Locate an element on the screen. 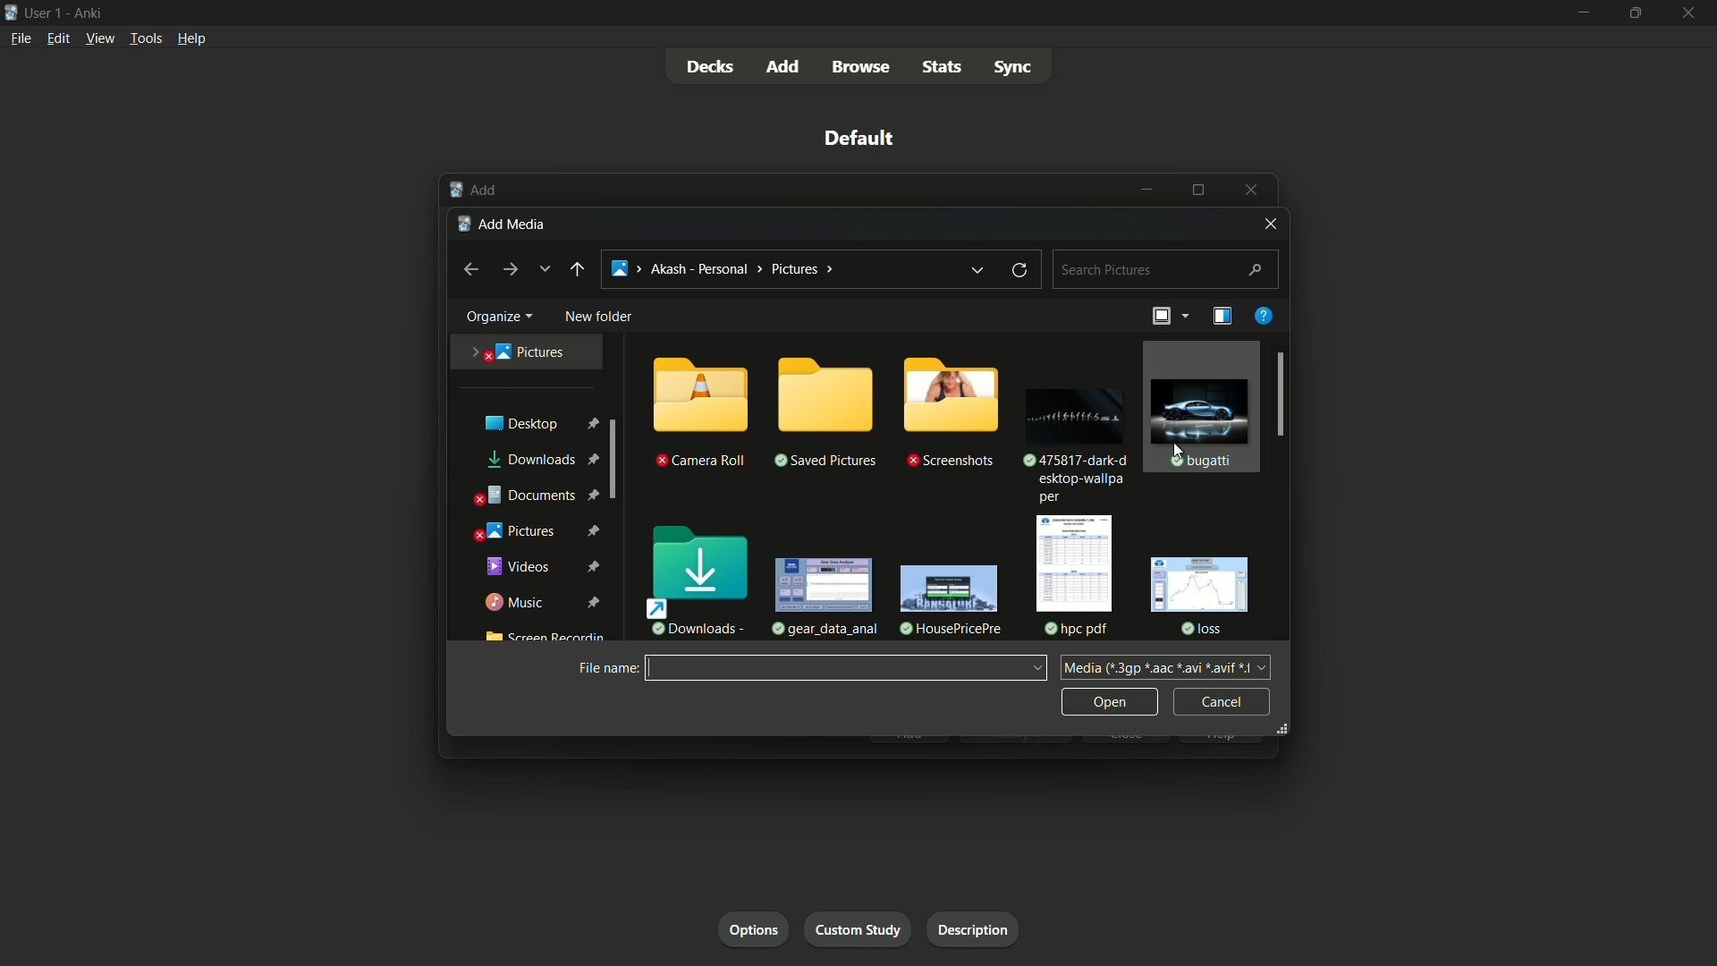  view menu is located at coordinates (99, 38).